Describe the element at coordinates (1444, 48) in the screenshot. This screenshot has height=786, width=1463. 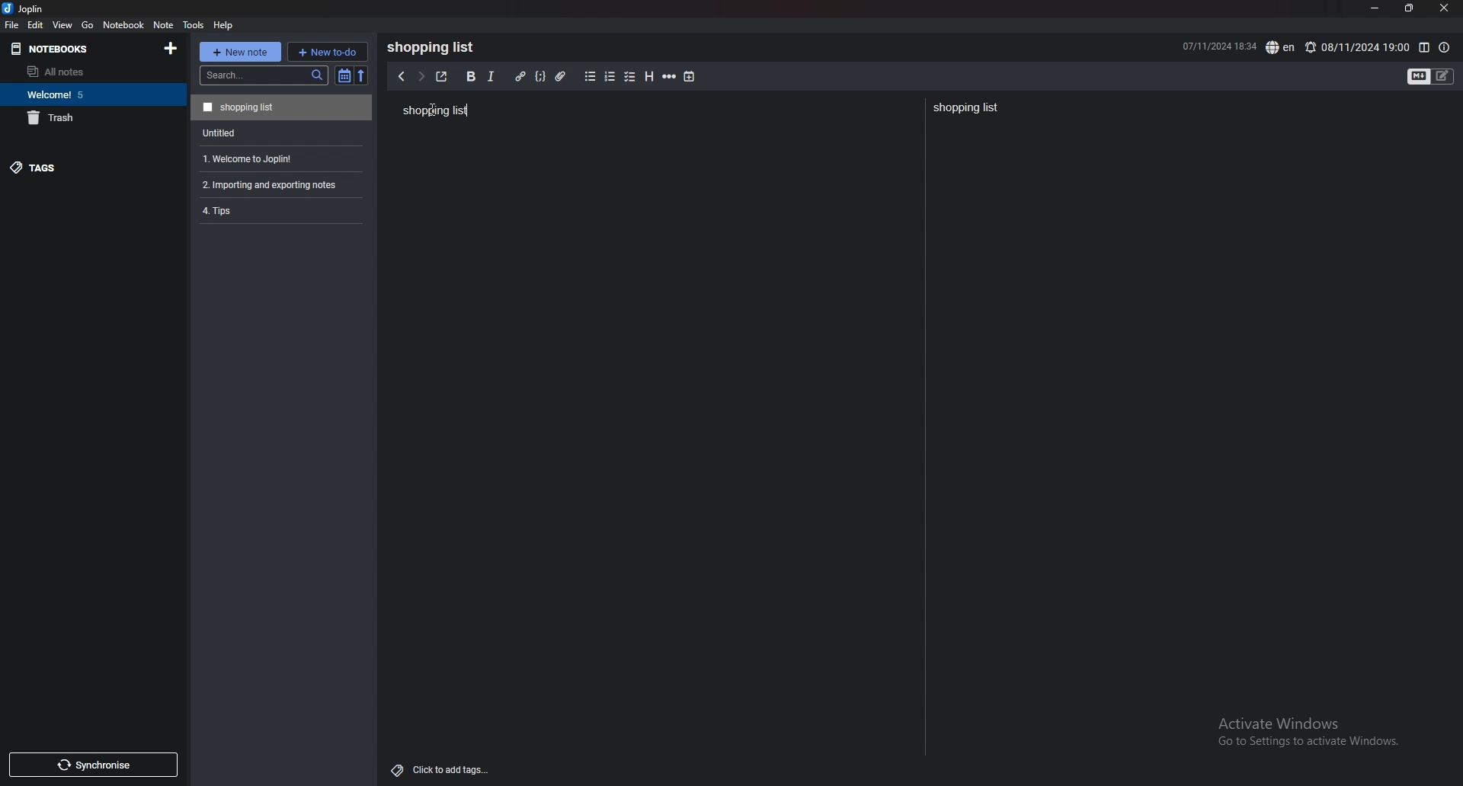
I see `note properties` at that location.